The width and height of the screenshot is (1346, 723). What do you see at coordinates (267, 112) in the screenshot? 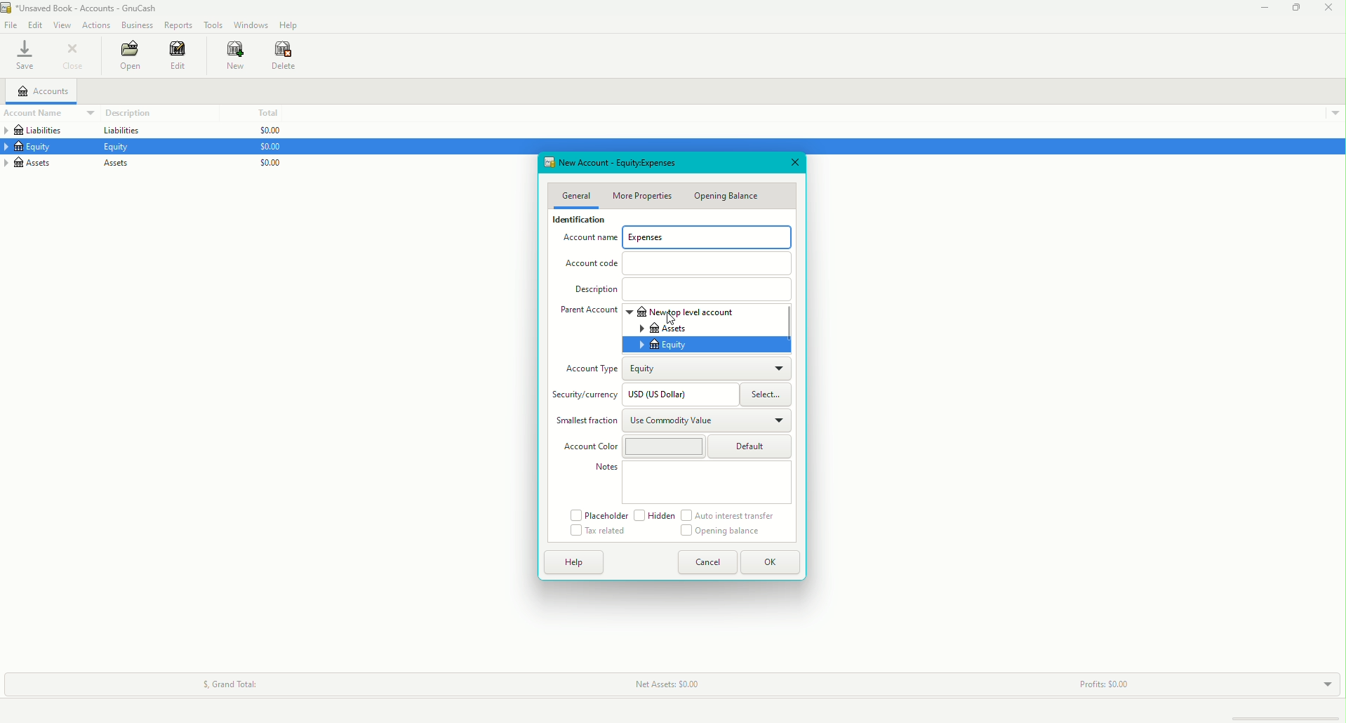
I see `Total` at bounding box center [267, 112].